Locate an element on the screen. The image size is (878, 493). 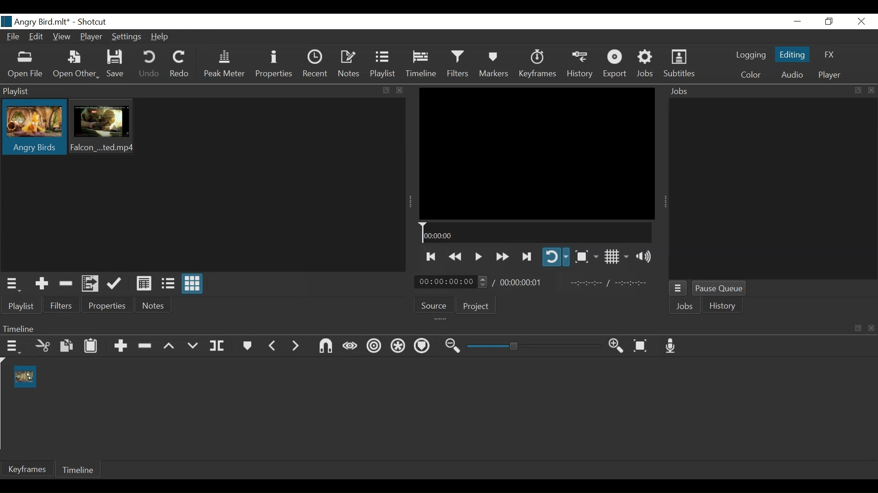
Split at playhead is located at coordinates (221, 346).